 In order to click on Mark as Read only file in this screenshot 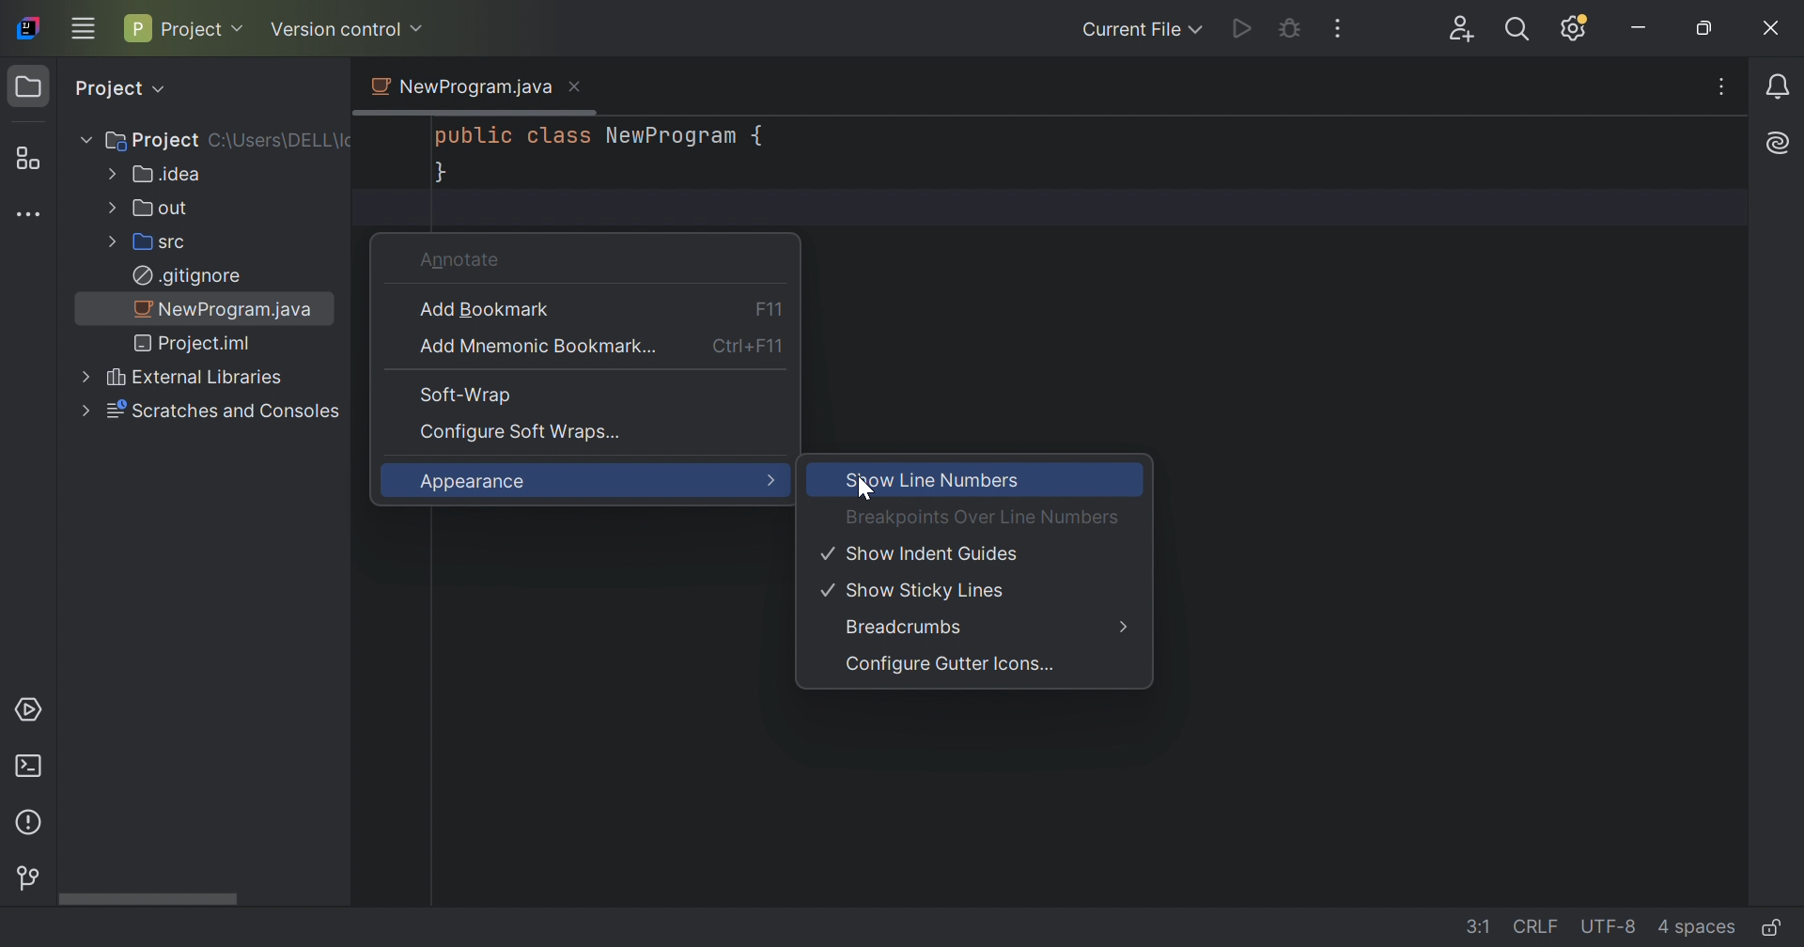, I will do `click(1773, 924)`.